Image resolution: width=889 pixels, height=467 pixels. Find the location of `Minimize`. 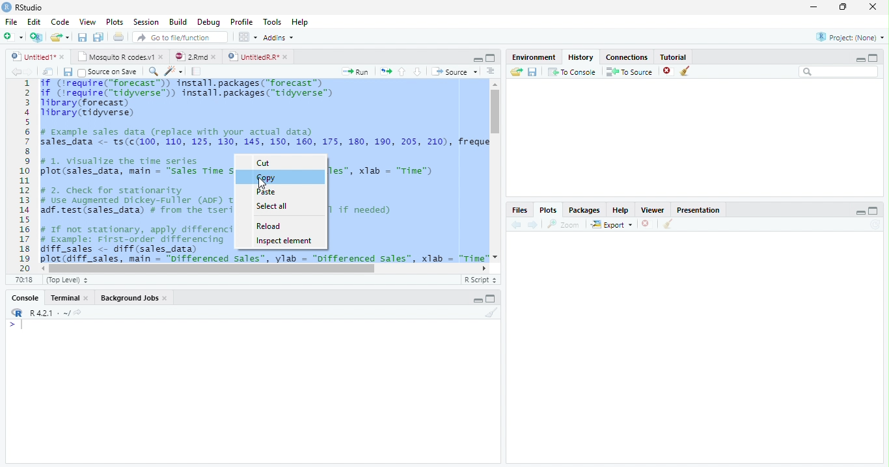

Minimize is located at coordinates (476, 299).